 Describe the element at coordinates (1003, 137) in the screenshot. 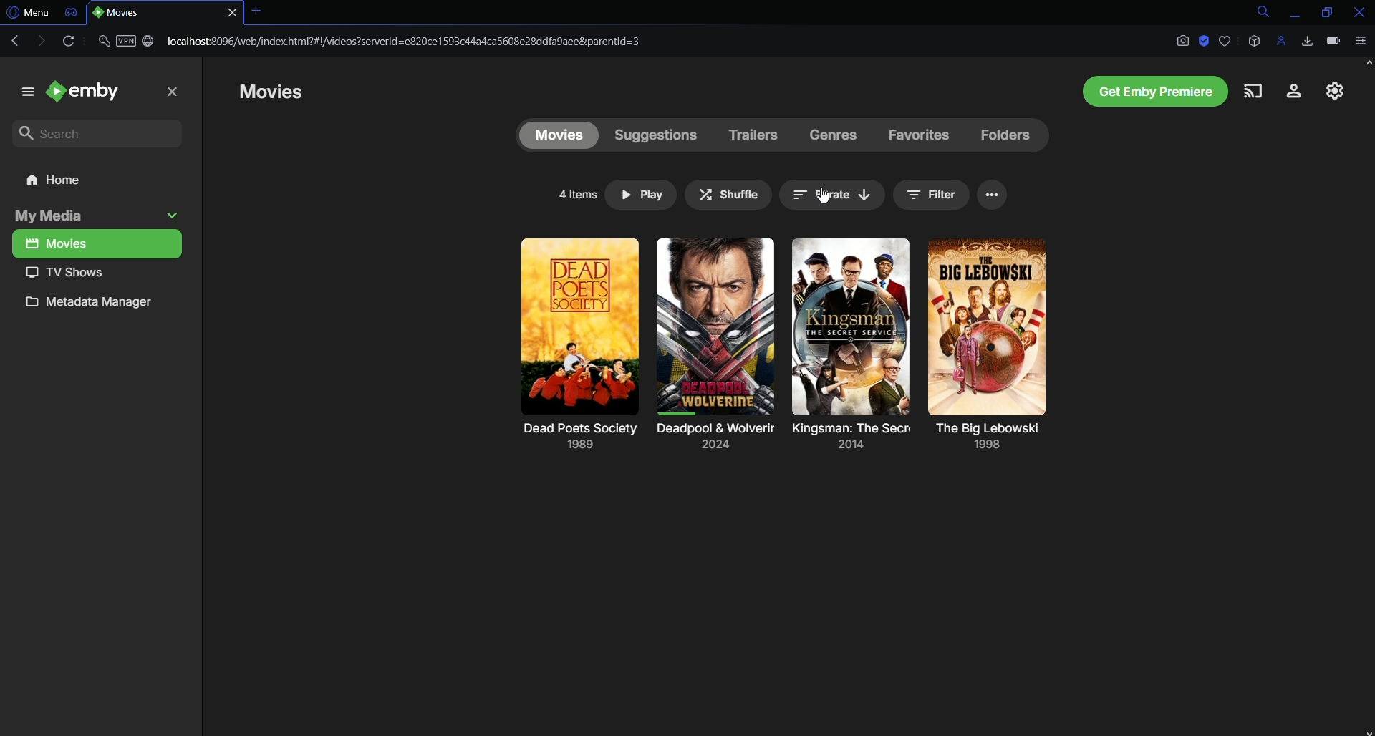

I see `Folders` at that location.